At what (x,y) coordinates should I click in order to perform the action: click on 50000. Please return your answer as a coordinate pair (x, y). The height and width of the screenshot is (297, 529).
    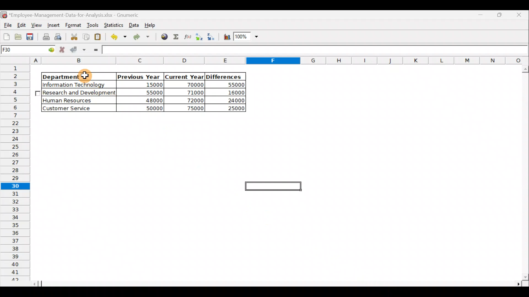
    Looking at the image, I should click on (144, 108).